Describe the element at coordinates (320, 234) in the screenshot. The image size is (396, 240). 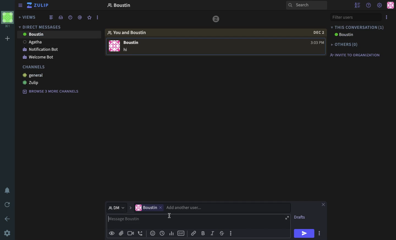
I see `click` at that location.